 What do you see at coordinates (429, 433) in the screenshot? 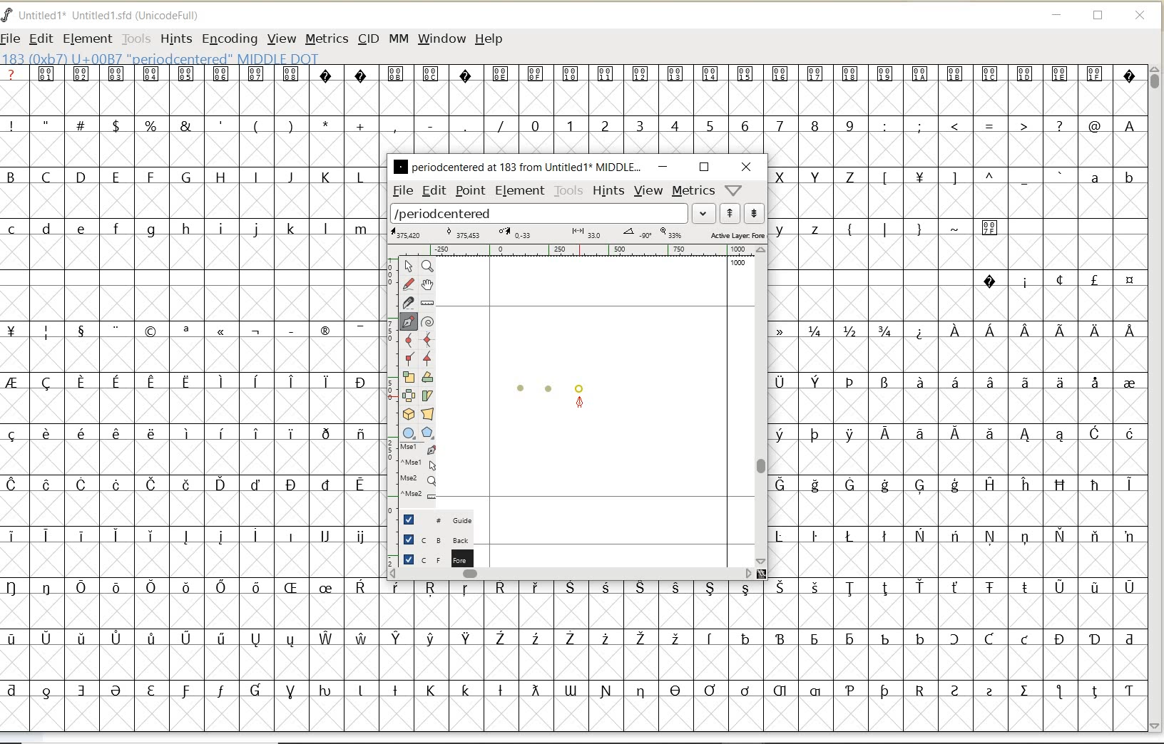
I see `polygon or star` at bounding box center [429, 433].